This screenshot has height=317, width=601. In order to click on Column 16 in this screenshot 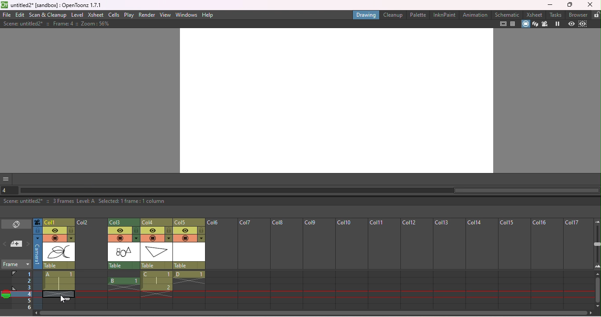, I will do `click(546, 264)`.